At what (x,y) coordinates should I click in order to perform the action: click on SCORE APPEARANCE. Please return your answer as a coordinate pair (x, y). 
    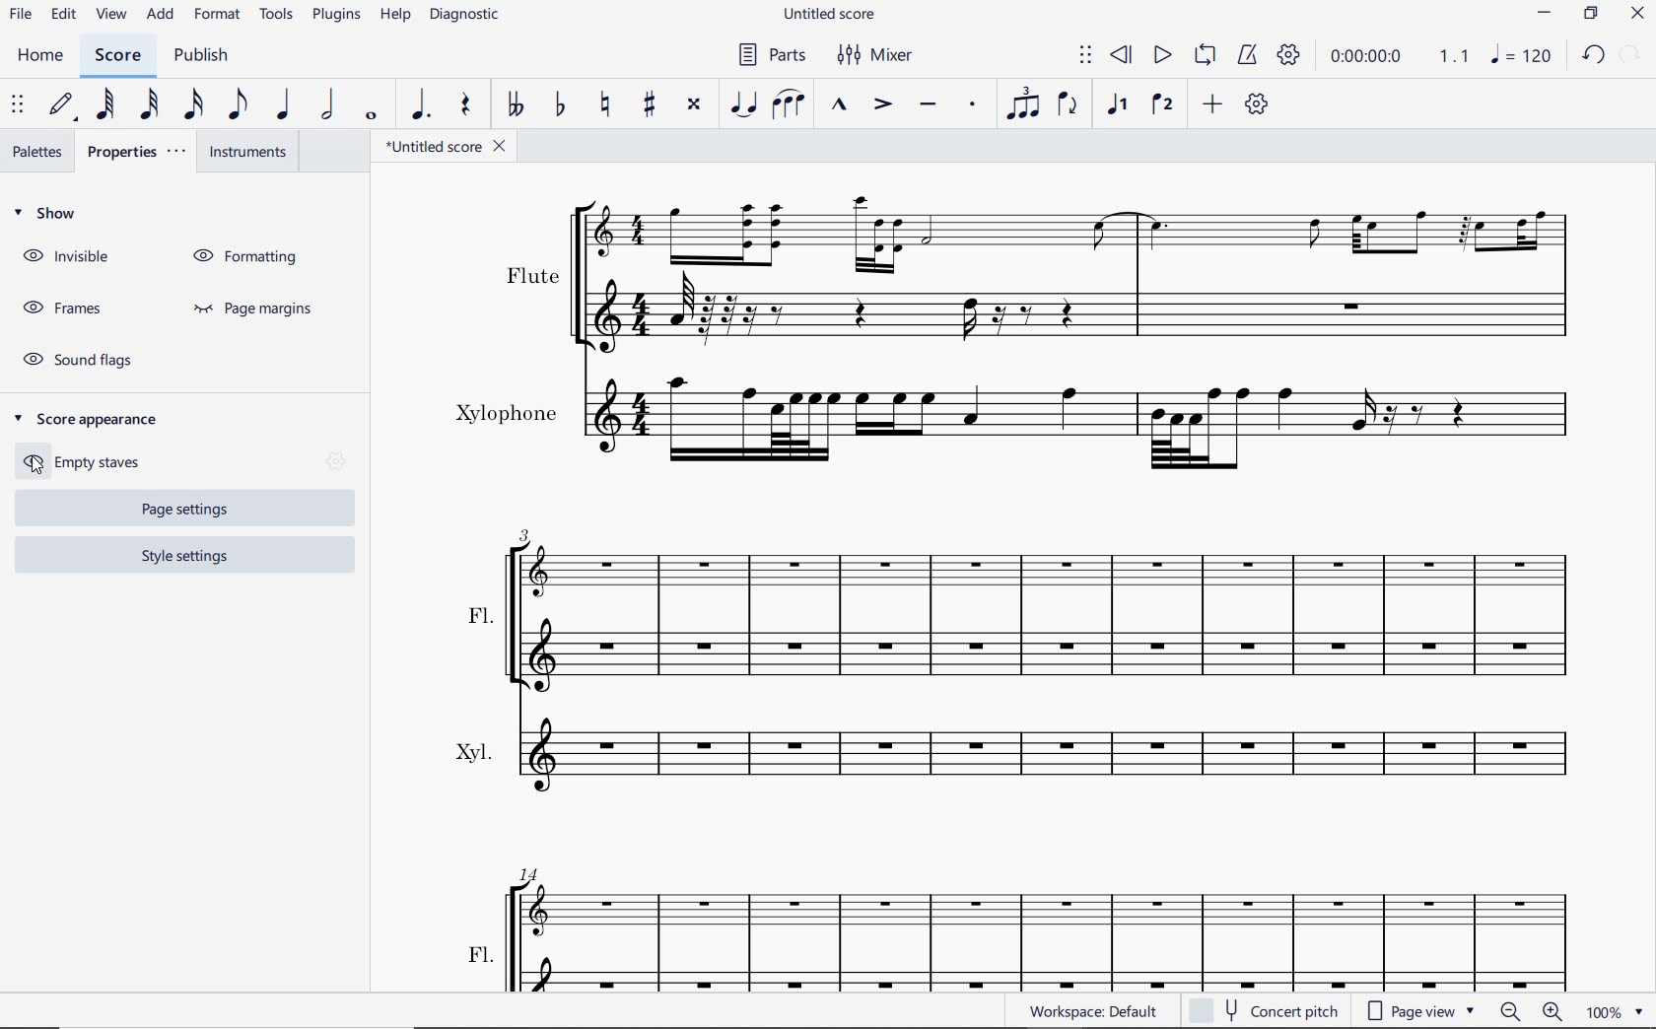
    Looking at the image, I should click on (86, 414).